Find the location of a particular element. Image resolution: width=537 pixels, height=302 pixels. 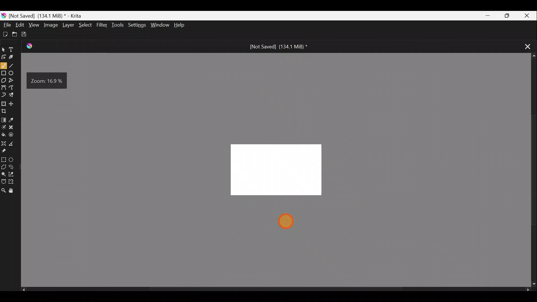

Close is located at coordinates (527, 15).